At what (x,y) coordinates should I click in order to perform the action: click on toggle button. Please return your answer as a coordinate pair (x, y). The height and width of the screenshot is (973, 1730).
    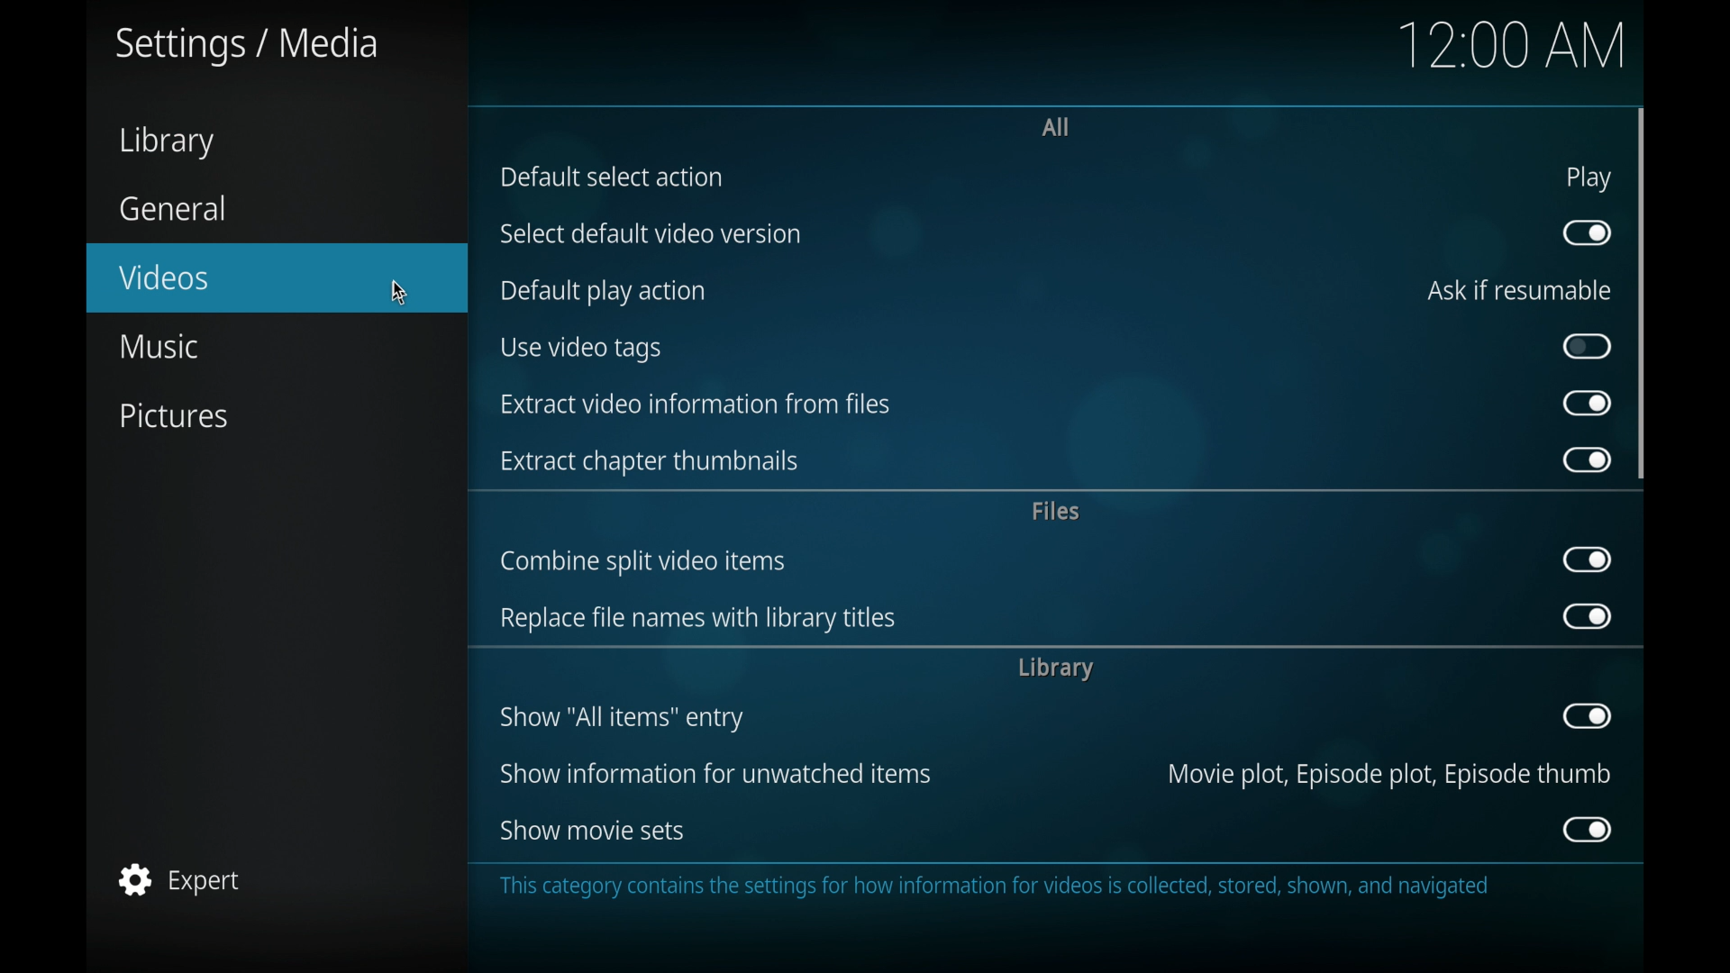
    Looking at the image, I should click on (1588, 233).